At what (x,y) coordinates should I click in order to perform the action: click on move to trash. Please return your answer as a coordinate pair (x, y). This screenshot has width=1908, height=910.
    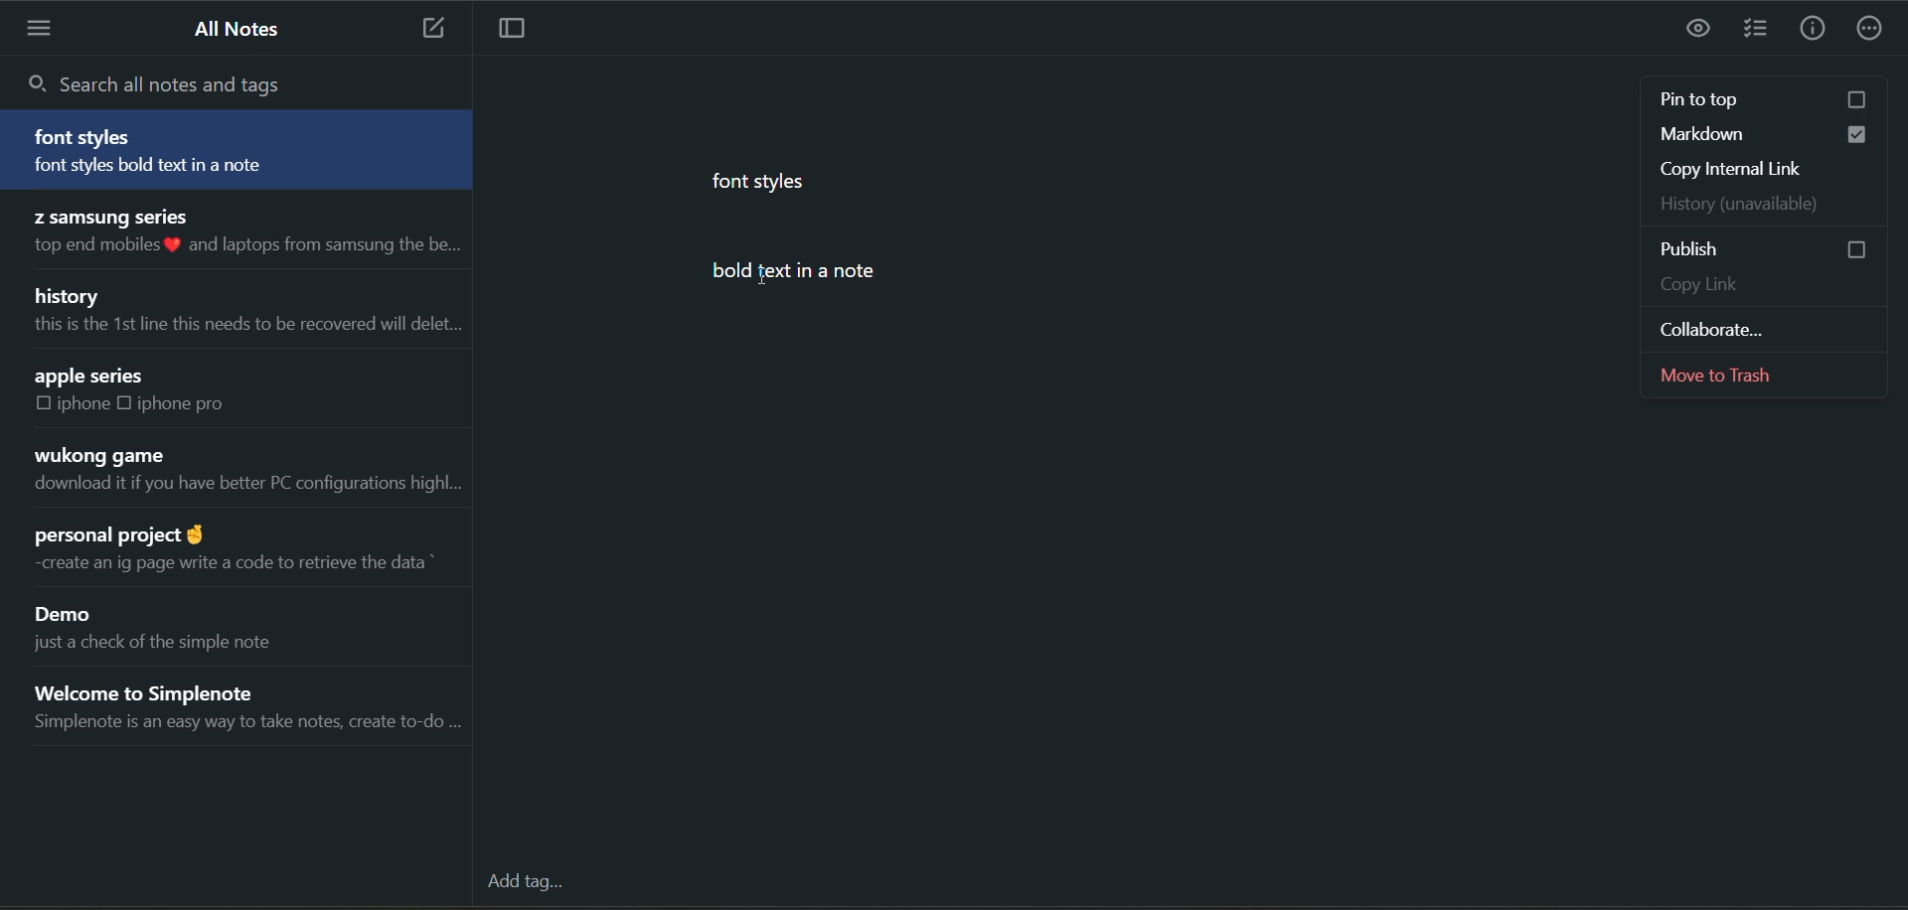
    Looking at the image, I should click on (1768, 376).